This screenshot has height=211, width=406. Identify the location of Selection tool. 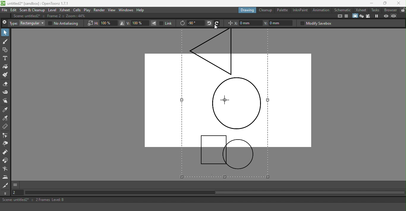
(5, 33).